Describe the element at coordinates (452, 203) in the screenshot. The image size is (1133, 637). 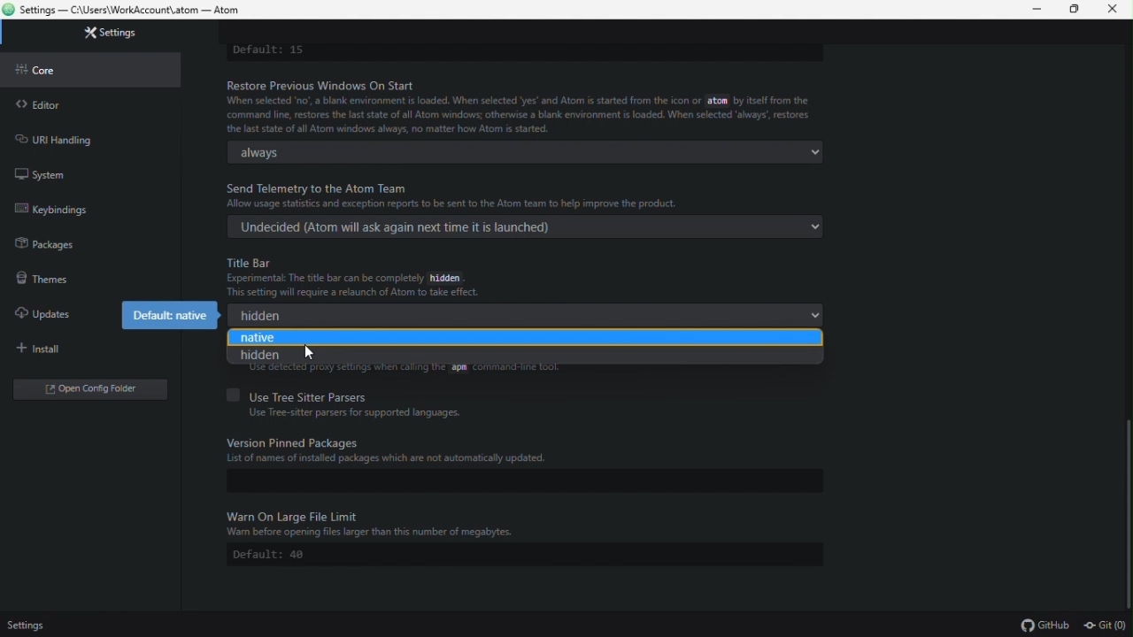
I see `Allow usage statistics and exception reports to be sent to the Atom team to help improve the product.` at that location.